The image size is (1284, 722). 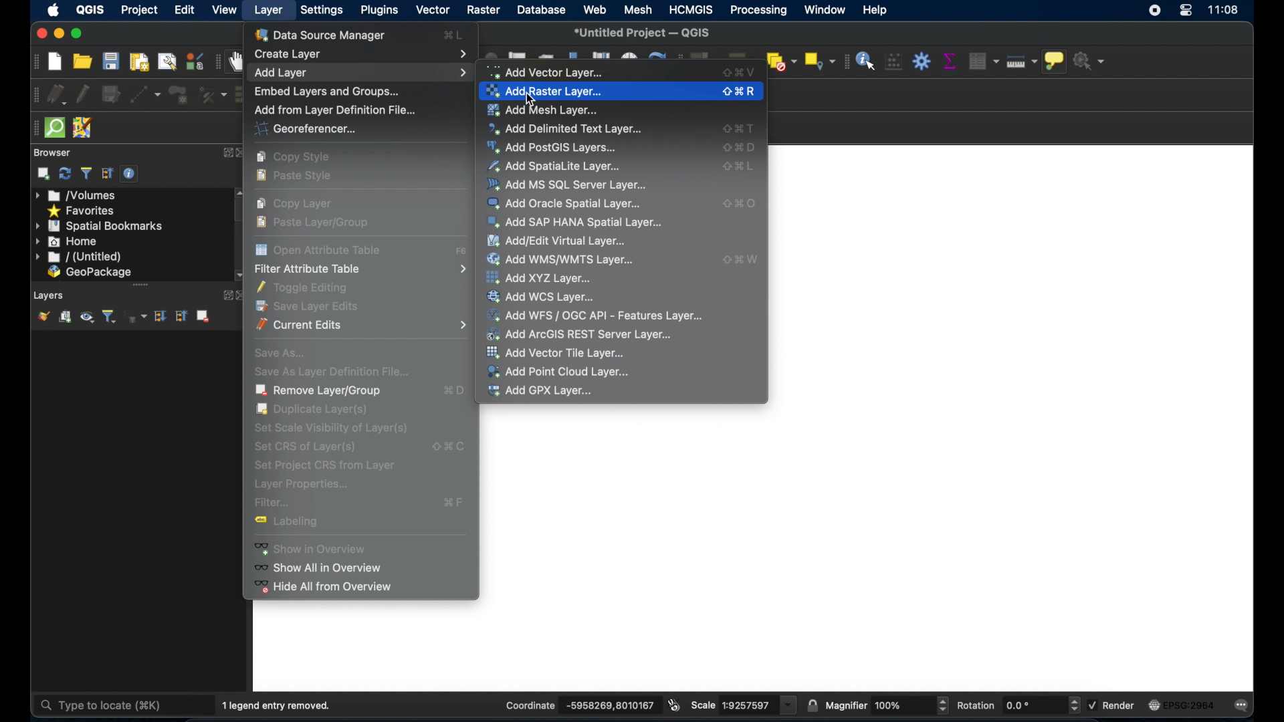 I want to click on filter layer by expression, so click(x=136, y=316).